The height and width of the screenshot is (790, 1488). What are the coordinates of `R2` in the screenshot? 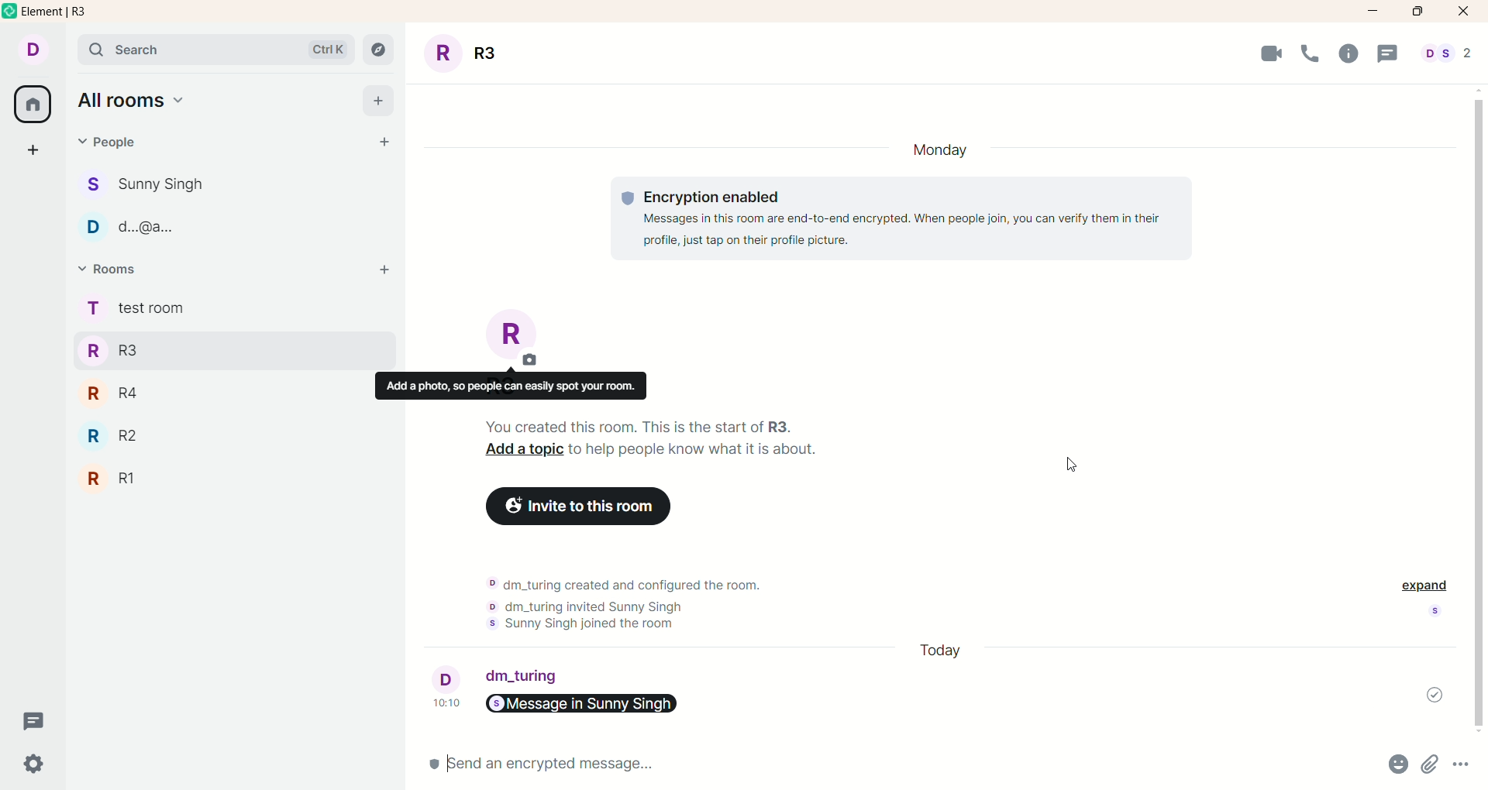 It's located at (121, 438).